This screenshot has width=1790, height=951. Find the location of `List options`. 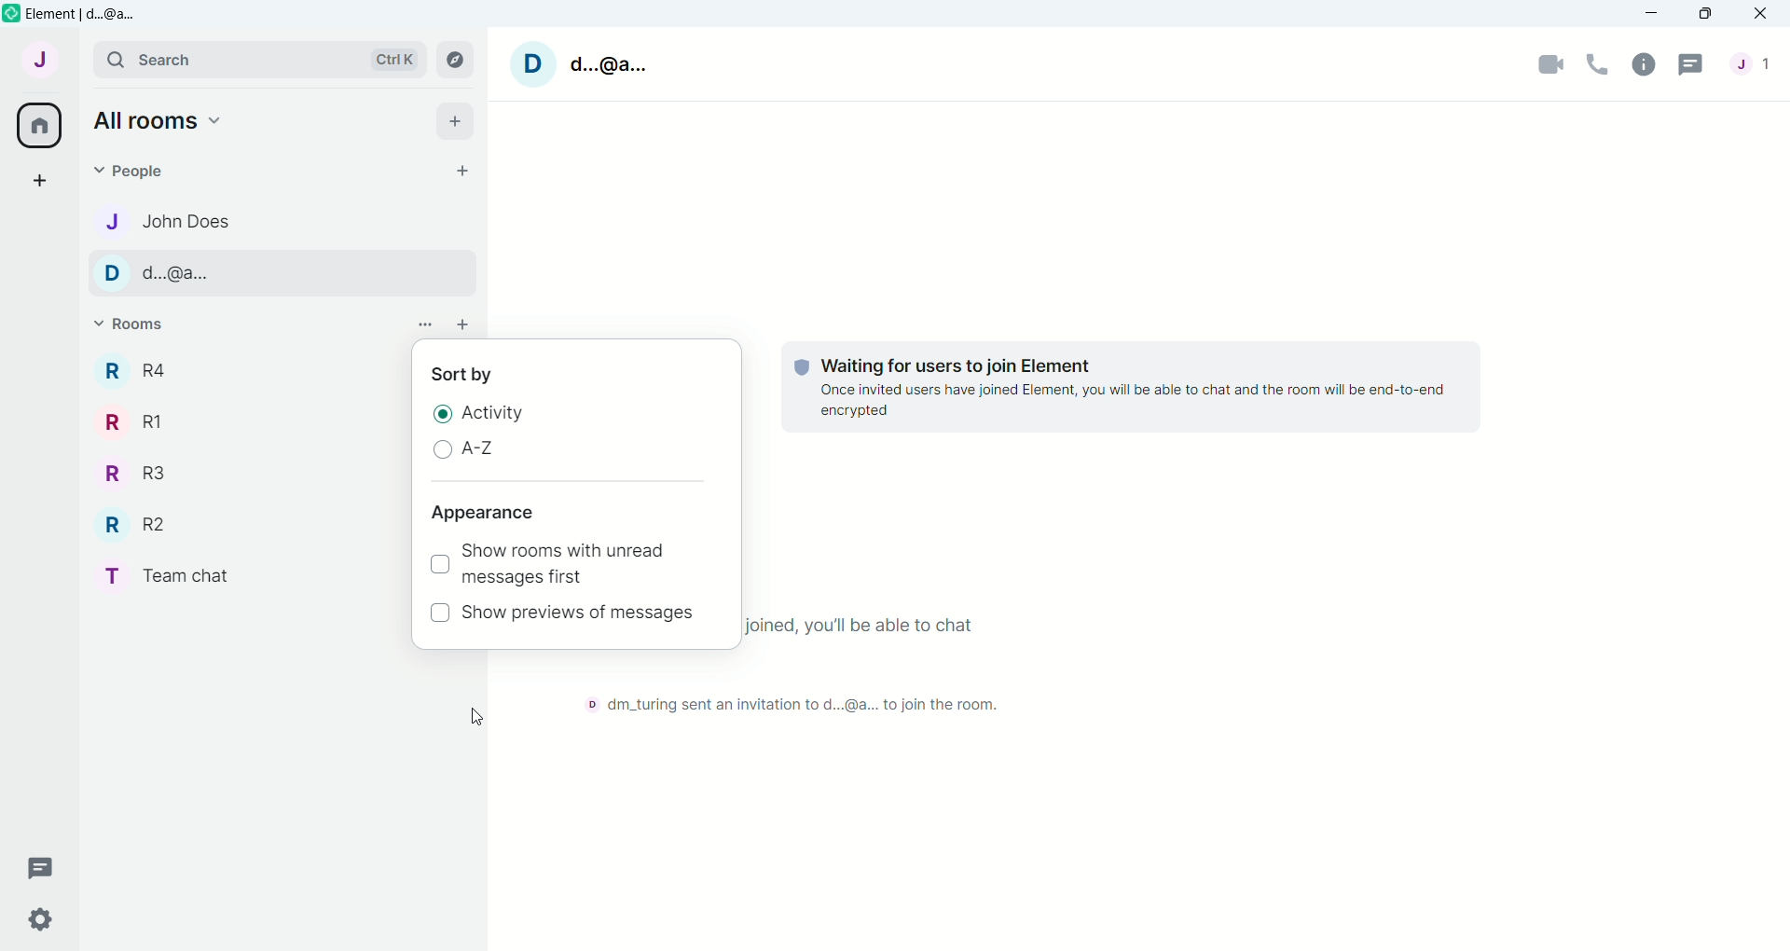

List options is located at coordinates (426, 324).